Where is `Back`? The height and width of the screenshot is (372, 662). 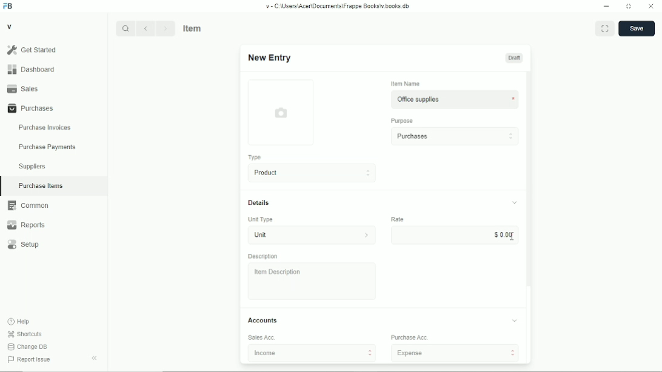
Back is located at coordinates (145, 28).